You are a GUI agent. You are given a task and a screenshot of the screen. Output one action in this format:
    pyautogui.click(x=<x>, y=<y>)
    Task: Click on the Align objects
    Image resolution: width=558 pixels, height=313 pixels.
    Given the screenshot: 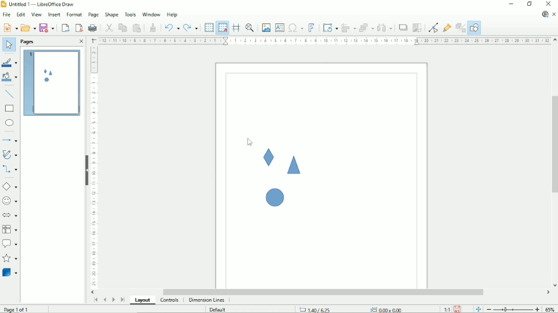 What is the action you would take?
    pyautogui.click(x=348, y=28)
    